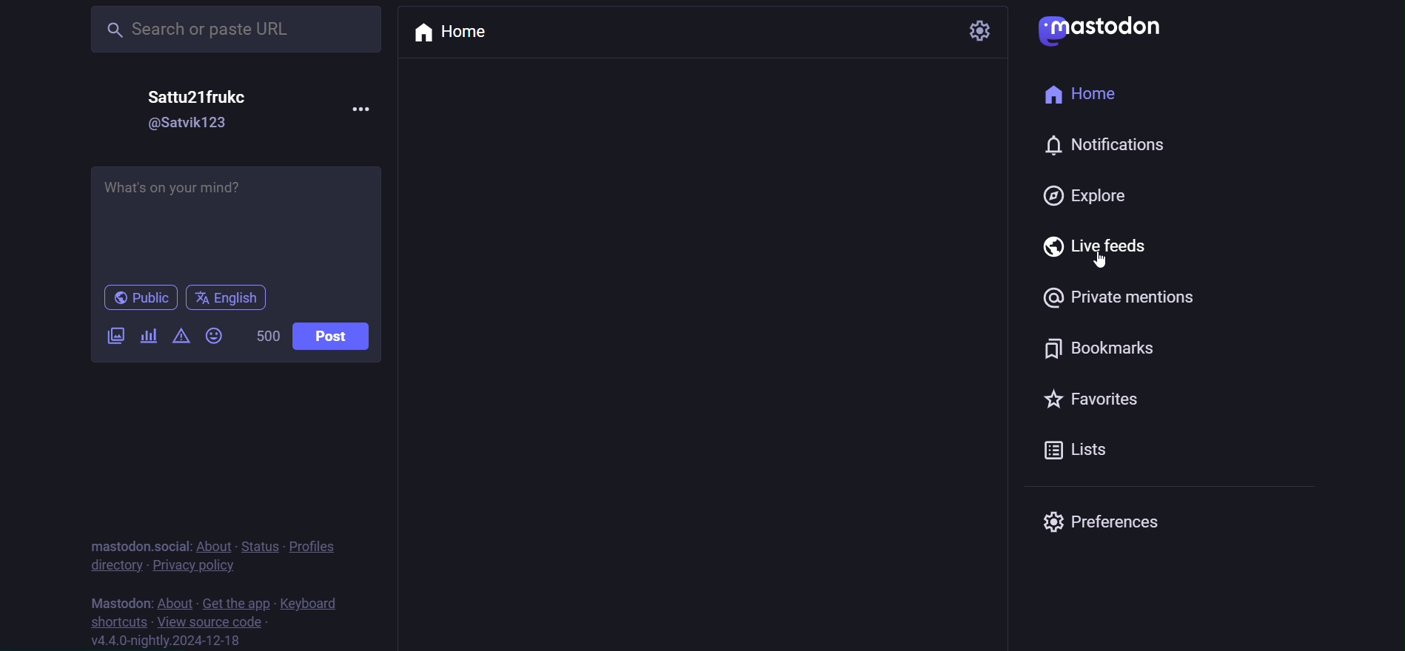 This screenshot has height=651, width=1405. I want to click on home, so click(449, 30).